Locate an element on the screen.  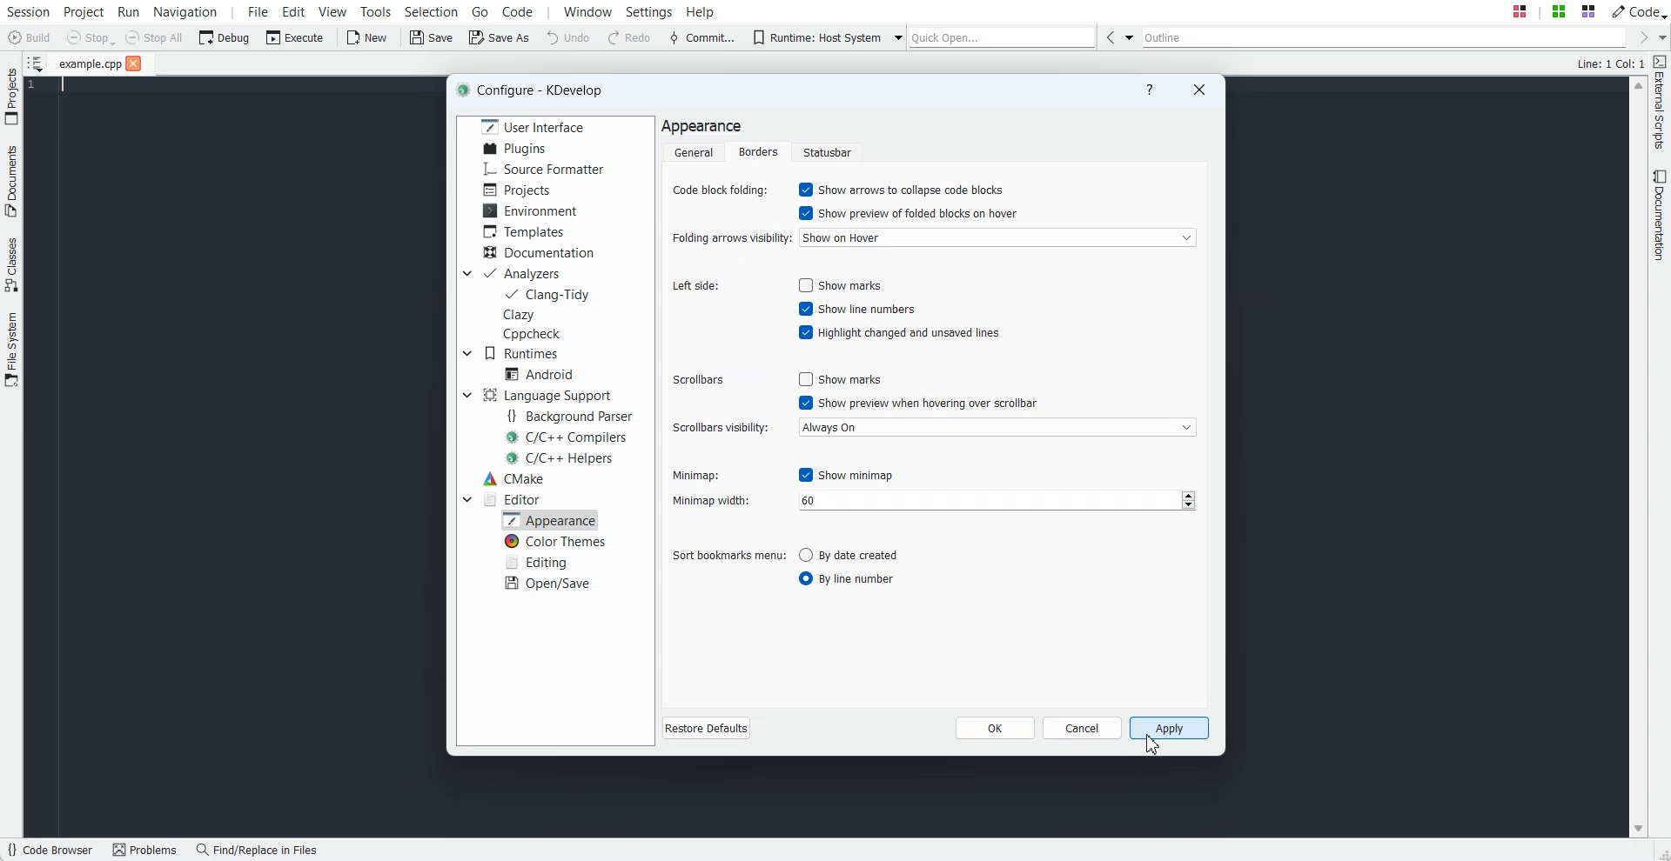
Enable by line number is located at coordinates (858, 579).